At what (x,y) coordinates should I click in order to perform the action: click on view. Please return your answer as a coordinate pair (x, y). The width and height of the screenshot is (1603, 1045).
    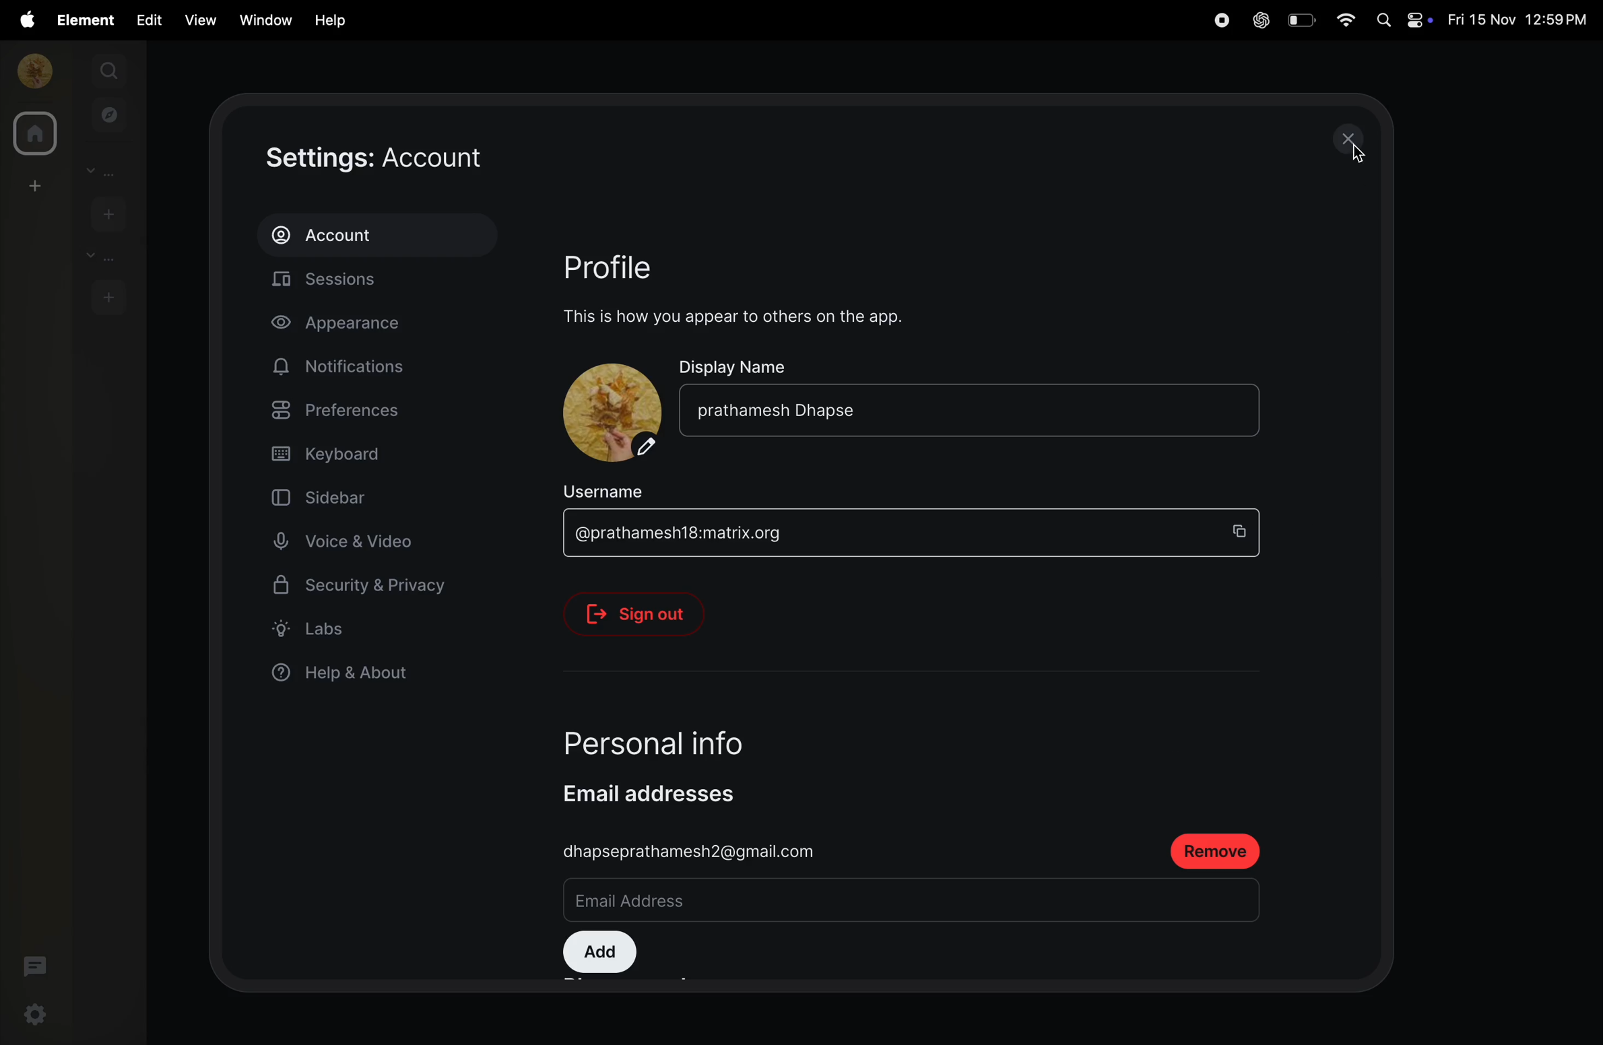
    Looking at the image, I should click on (197, 20).